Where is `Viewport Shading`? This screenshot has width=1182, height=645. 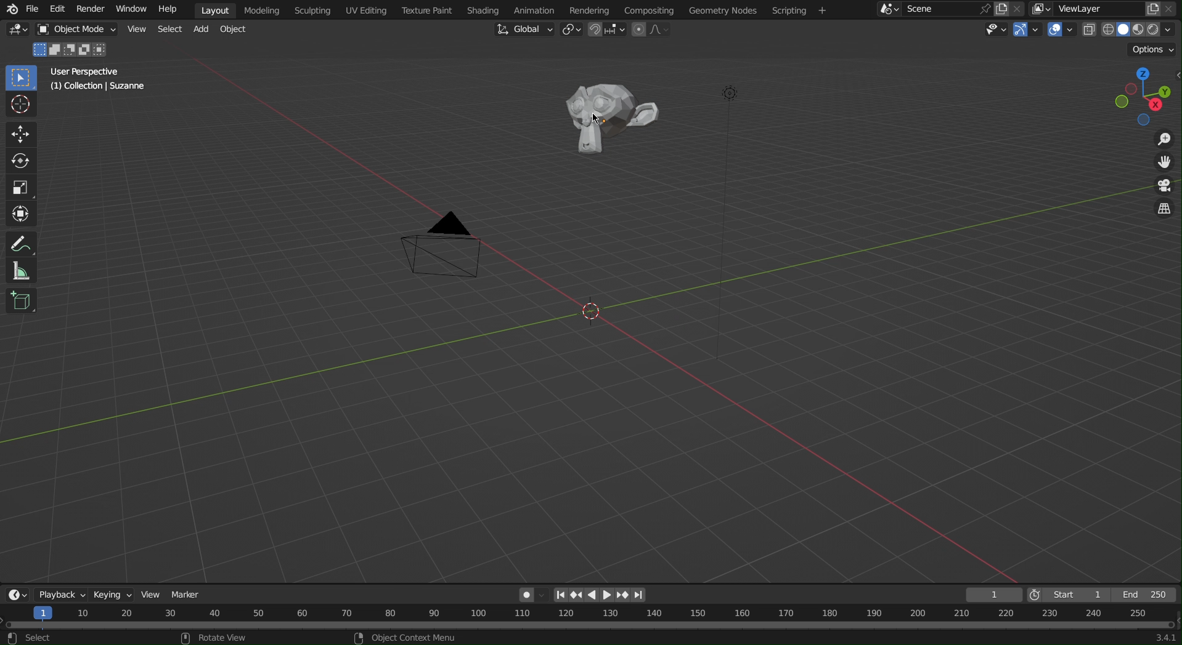
Viewport Shading is located at coordinates (1131, 28).